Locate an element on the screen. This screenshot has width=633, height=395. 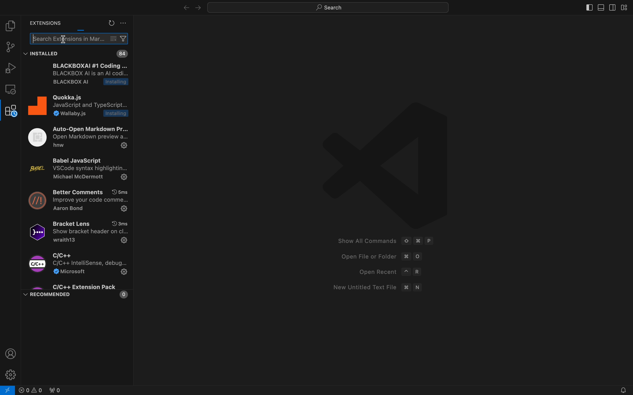
VSCode logo is located at coordinates (377, 164).